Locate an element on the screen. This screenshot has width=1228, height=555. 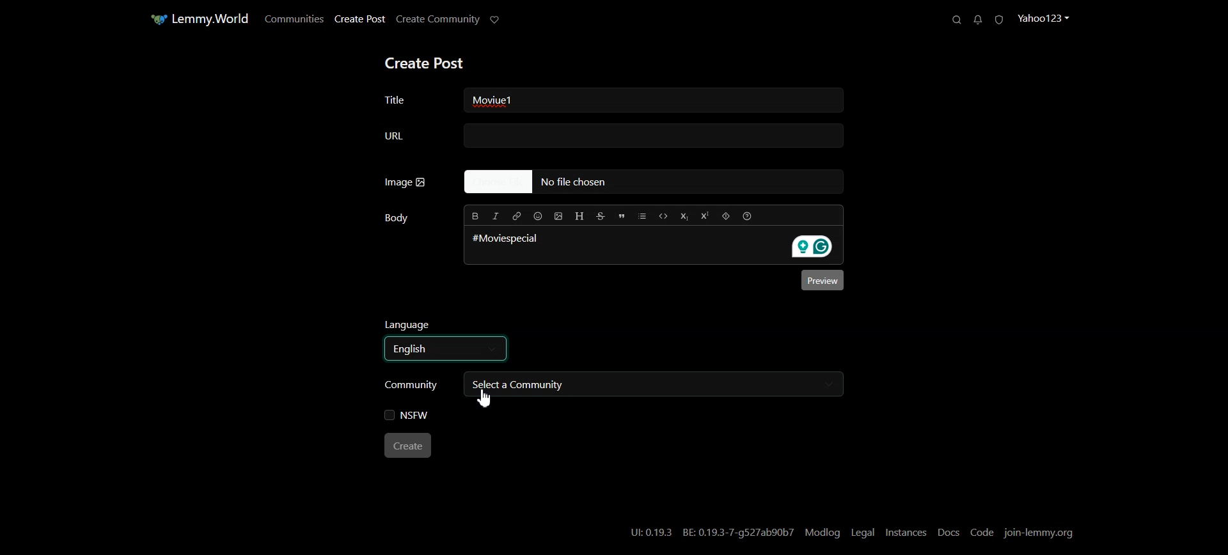
Quote is located at coordinates (622, 217).